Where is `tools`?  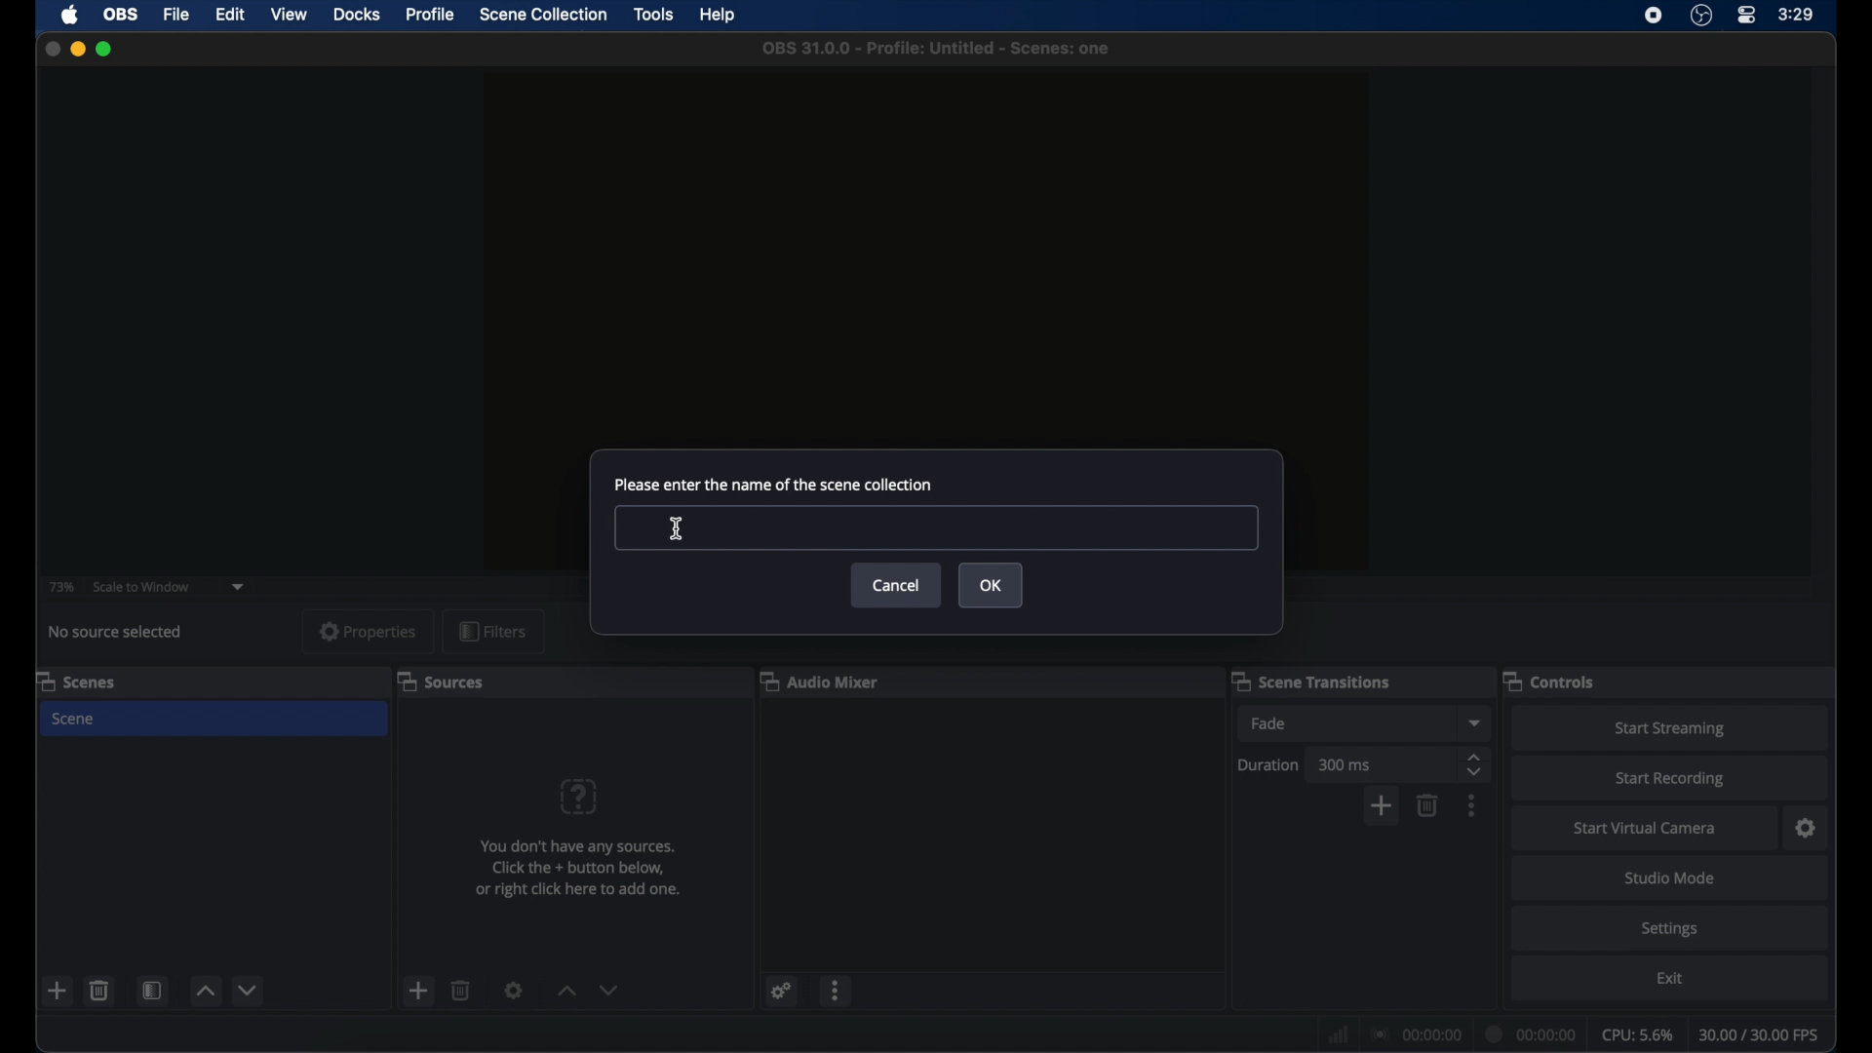 tools is located at coordinates (656, 15).